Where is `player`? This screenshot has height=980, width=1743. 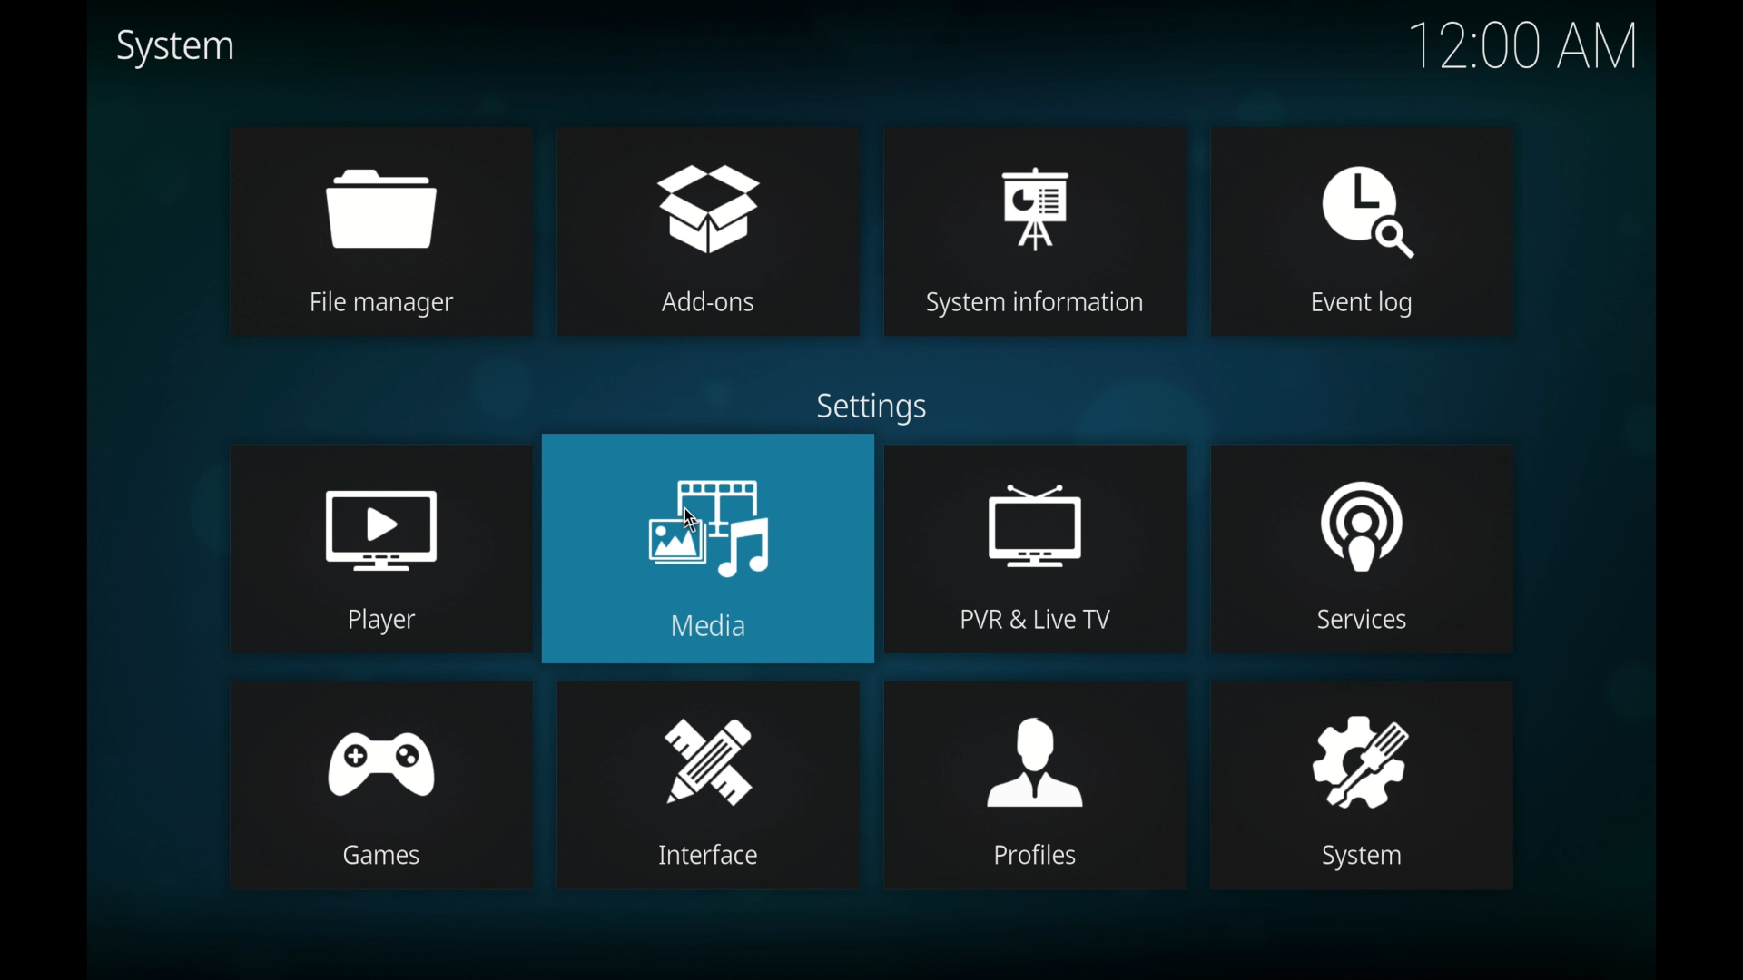 player is located at coordinates (378, 548).